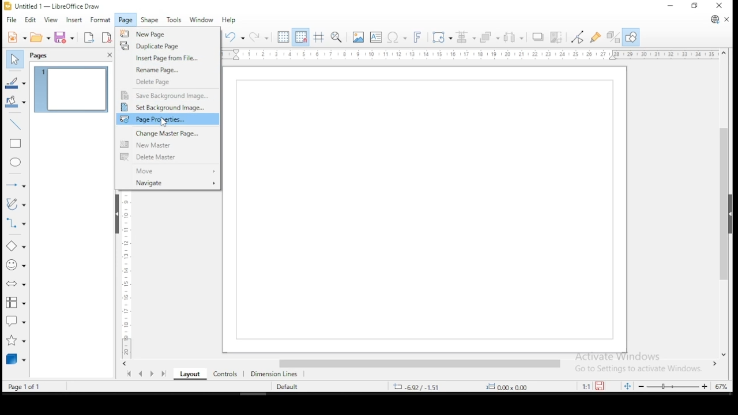  I want to click on save, so click(603, 386).